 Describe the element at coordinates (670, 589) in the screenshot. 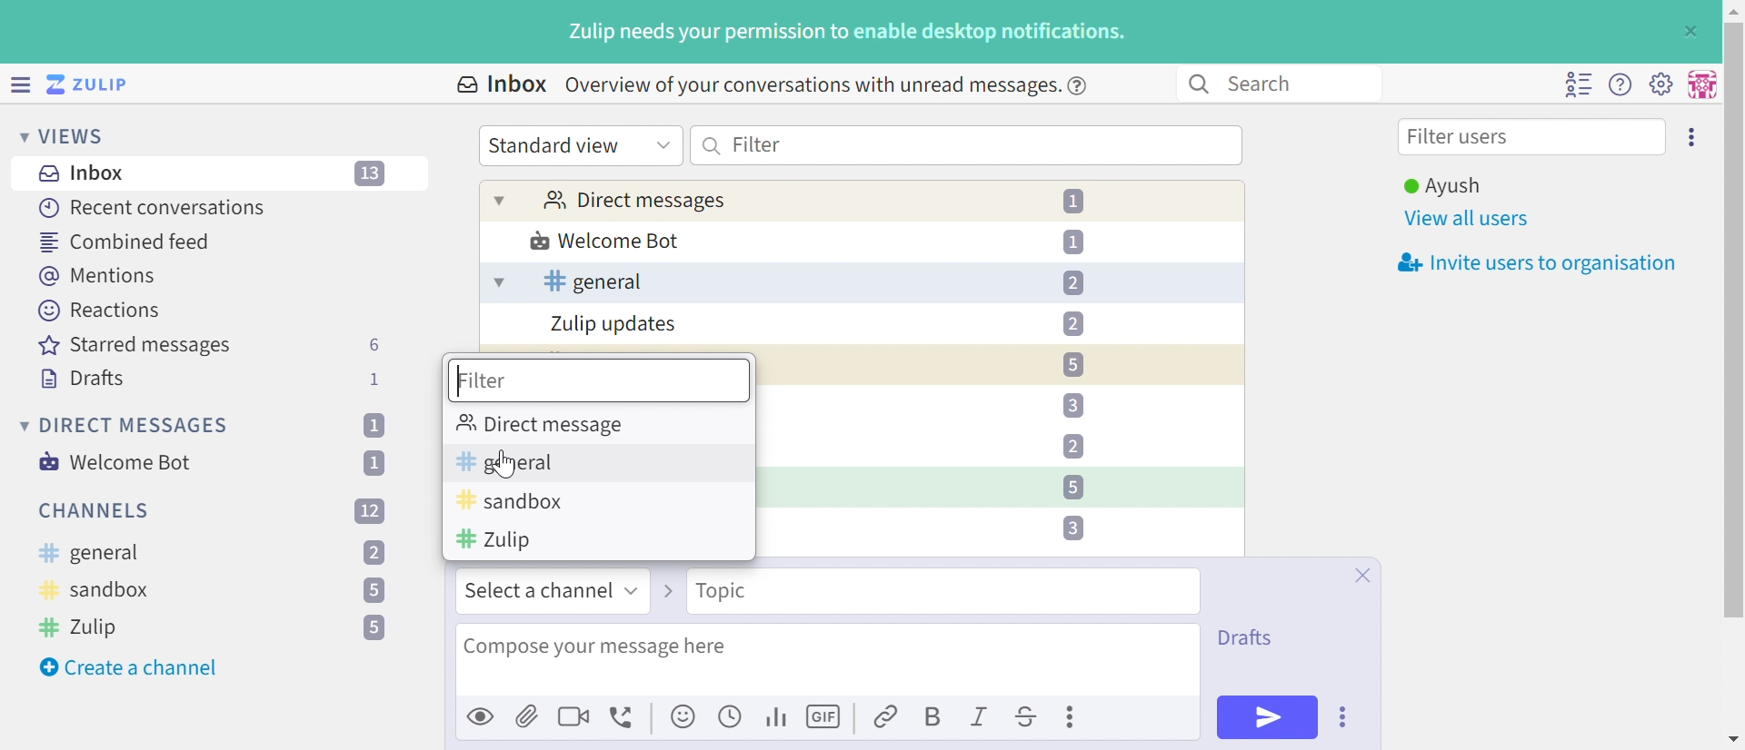

I see `Forward arrow` at that location.